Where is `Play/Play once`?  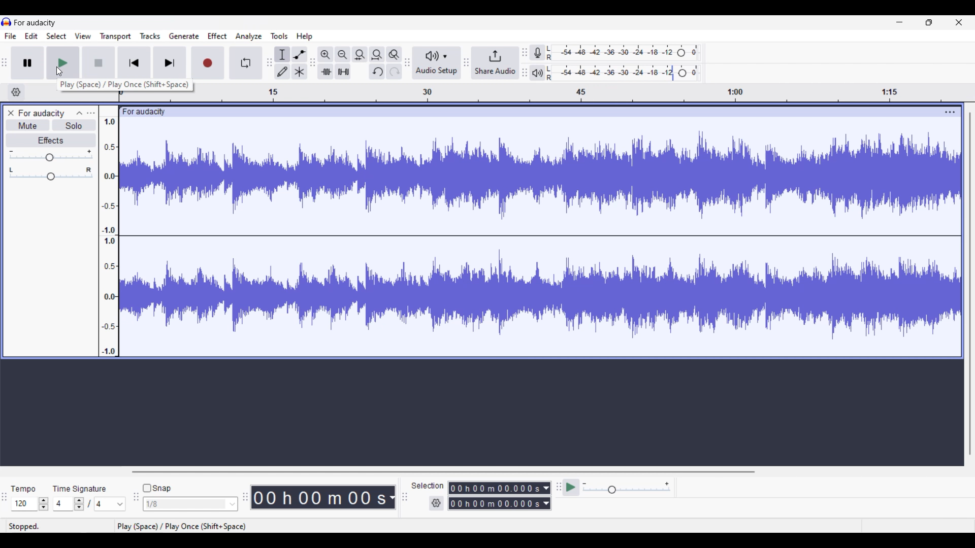
Play/Play once is located at coordinates (63, 63).